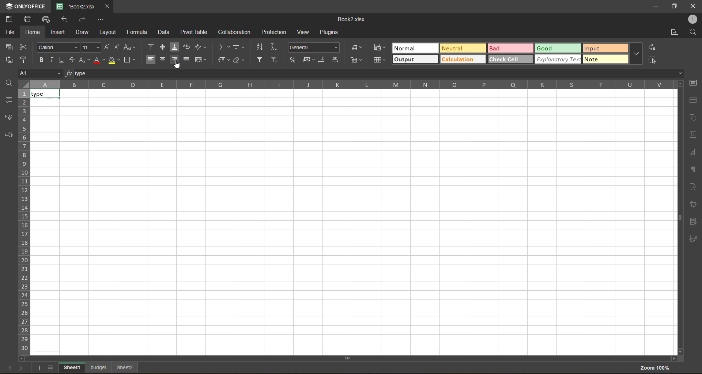 The width and height of the screenshot is (702, 374). I want to click on print, so click(30, 18).